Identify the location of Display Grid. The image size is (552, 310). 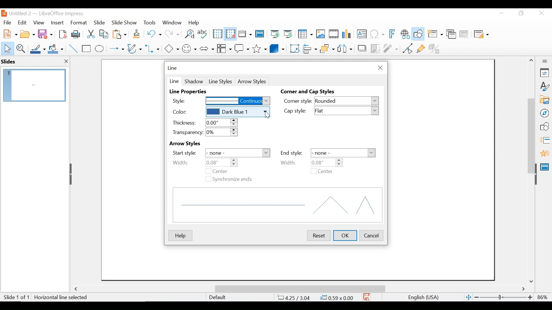
(217, 34).